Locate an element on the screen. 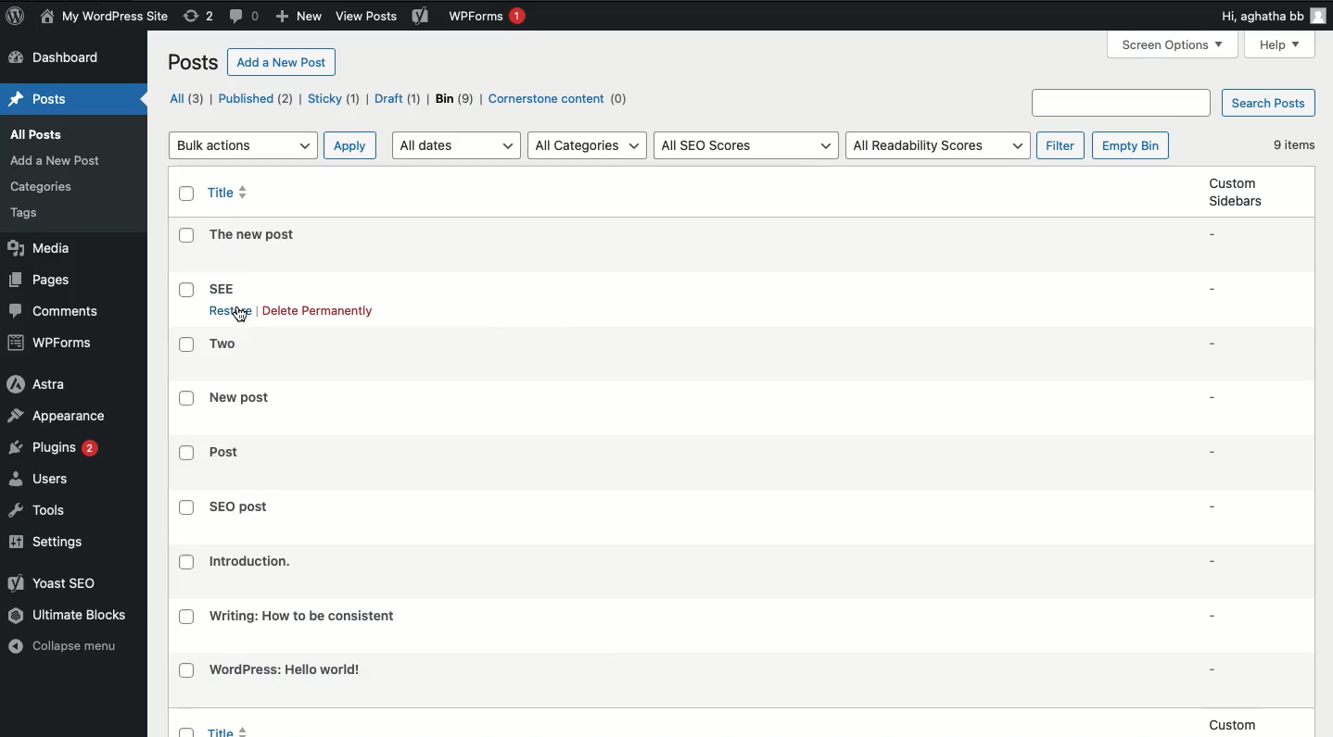 The image size is (1333, 737). Bin is located at coordinates (455, 99).